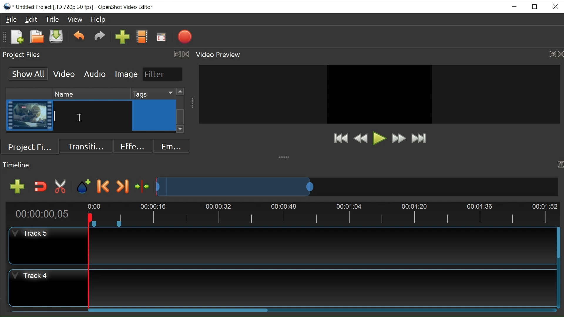 This screenshot has height=317, width=564. What do you see at coordinates (340, 139) in the screenshot?
I see `Jump to Start` at bounding box center [340, 139].